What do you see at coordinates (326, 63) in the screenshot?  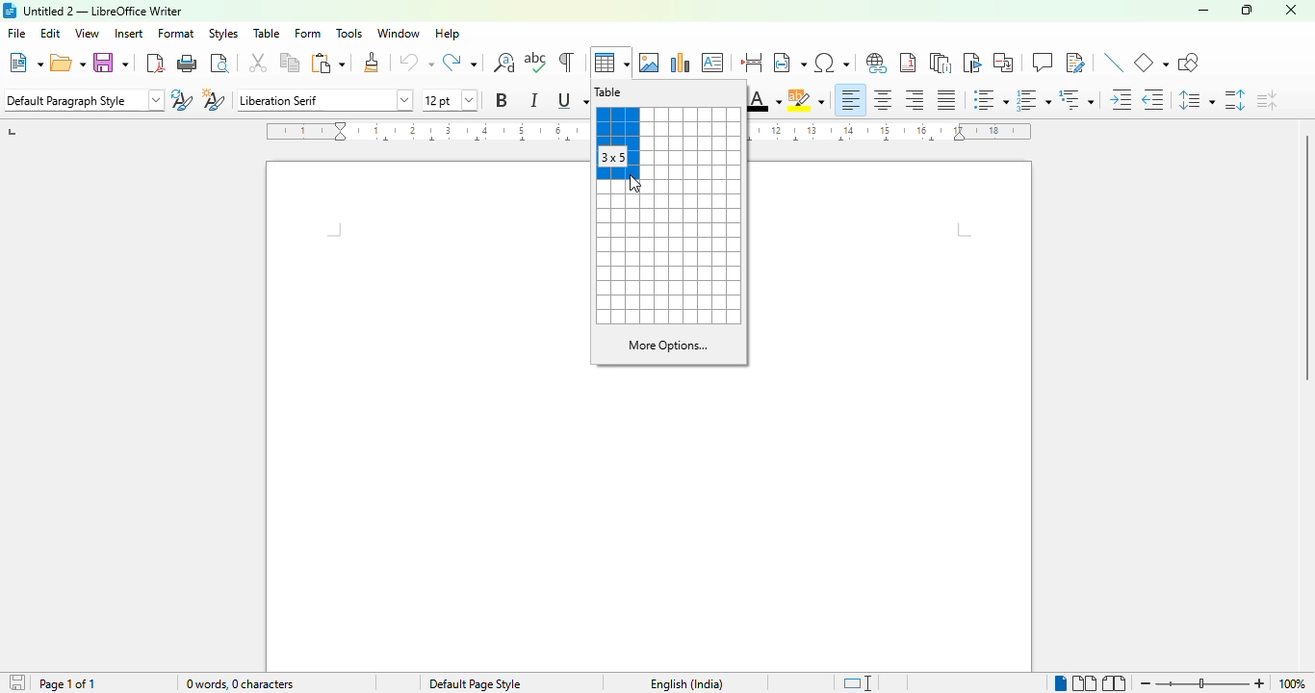 I see `paste` at bounding box center [326, 63].